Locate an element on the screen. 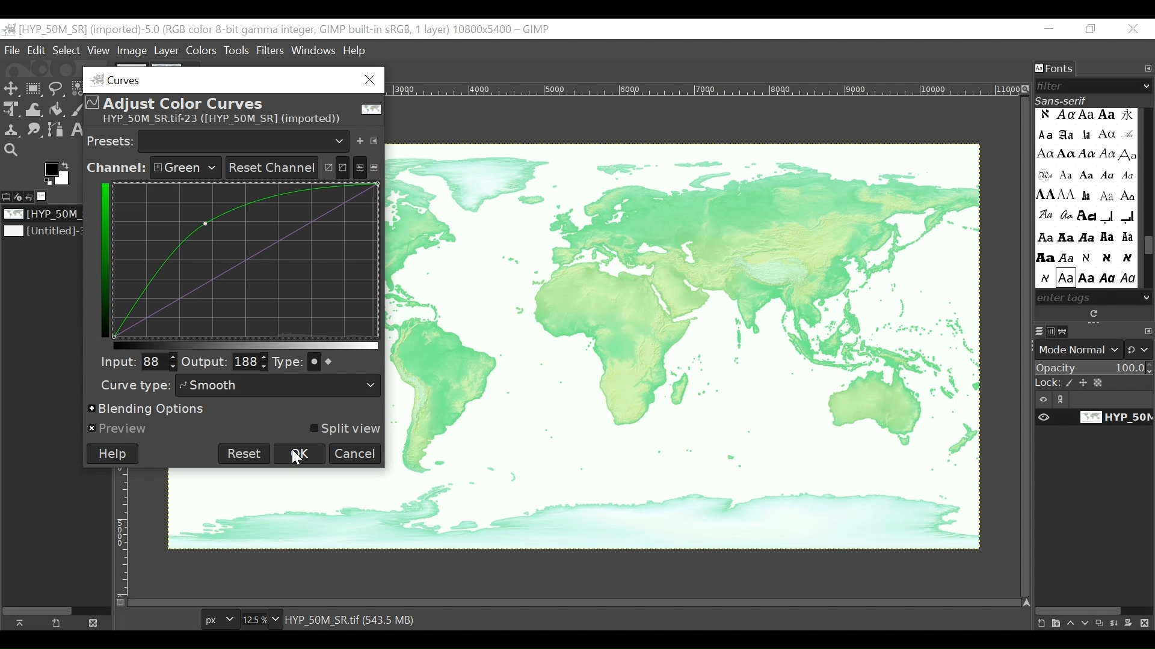 Image resolution: width=1155 pixels, height=649 pixels. Save the current setting as named preset is located at coordinates (362, 139).